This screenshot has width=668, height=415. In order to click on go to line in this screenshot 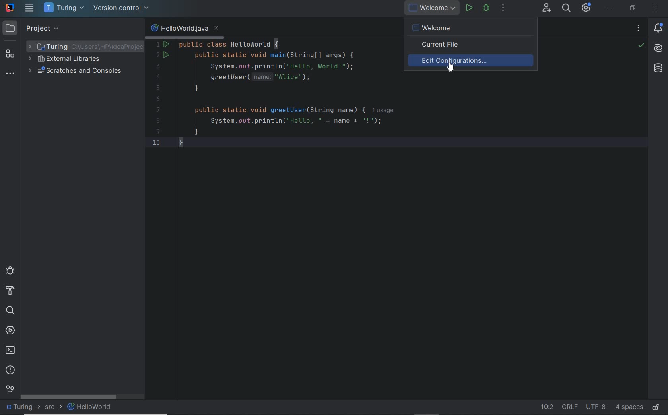, I will do `click(546, 408)`.